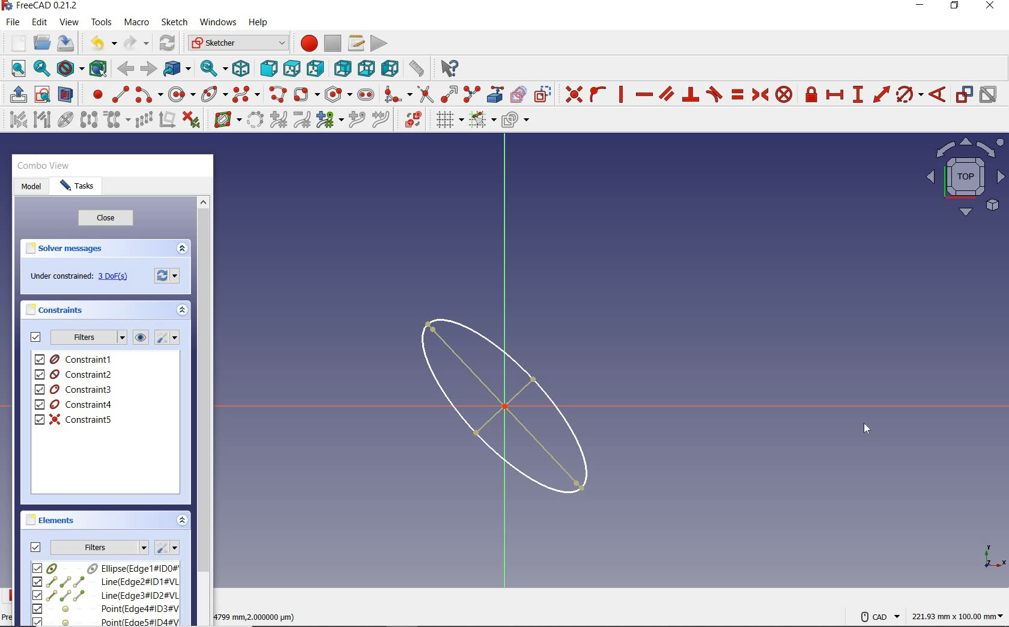 This screenshot has height=627, width=1009. I want to click on constrain parallel, so click(665, 93).